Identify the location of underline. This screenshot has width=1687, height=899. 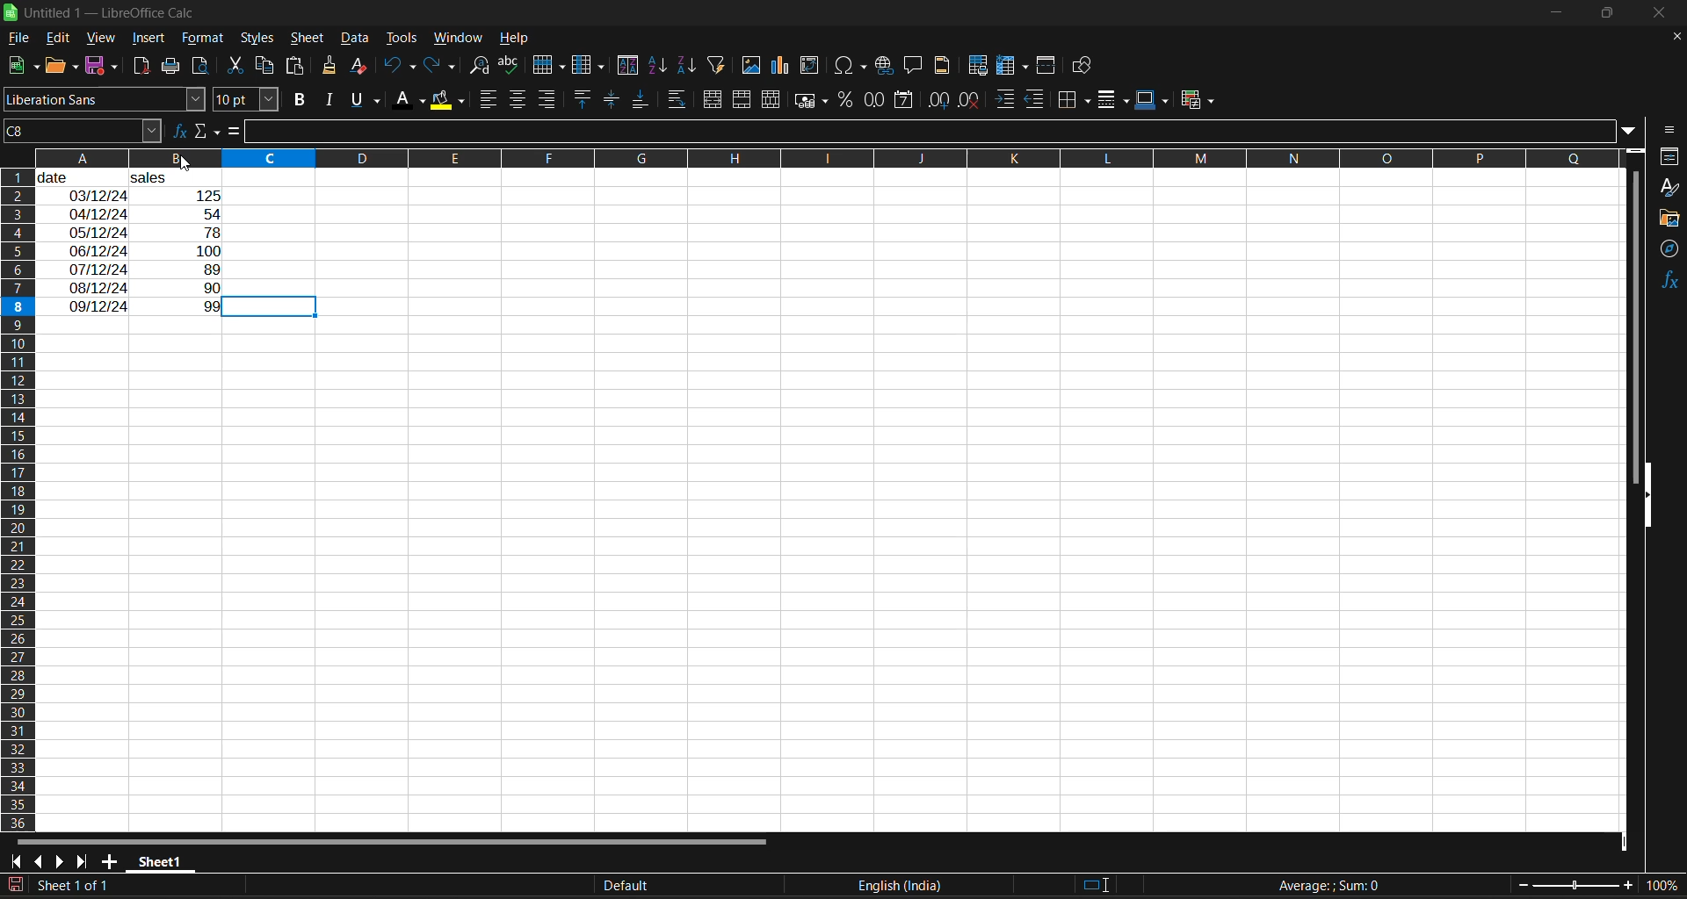
(369, 100).